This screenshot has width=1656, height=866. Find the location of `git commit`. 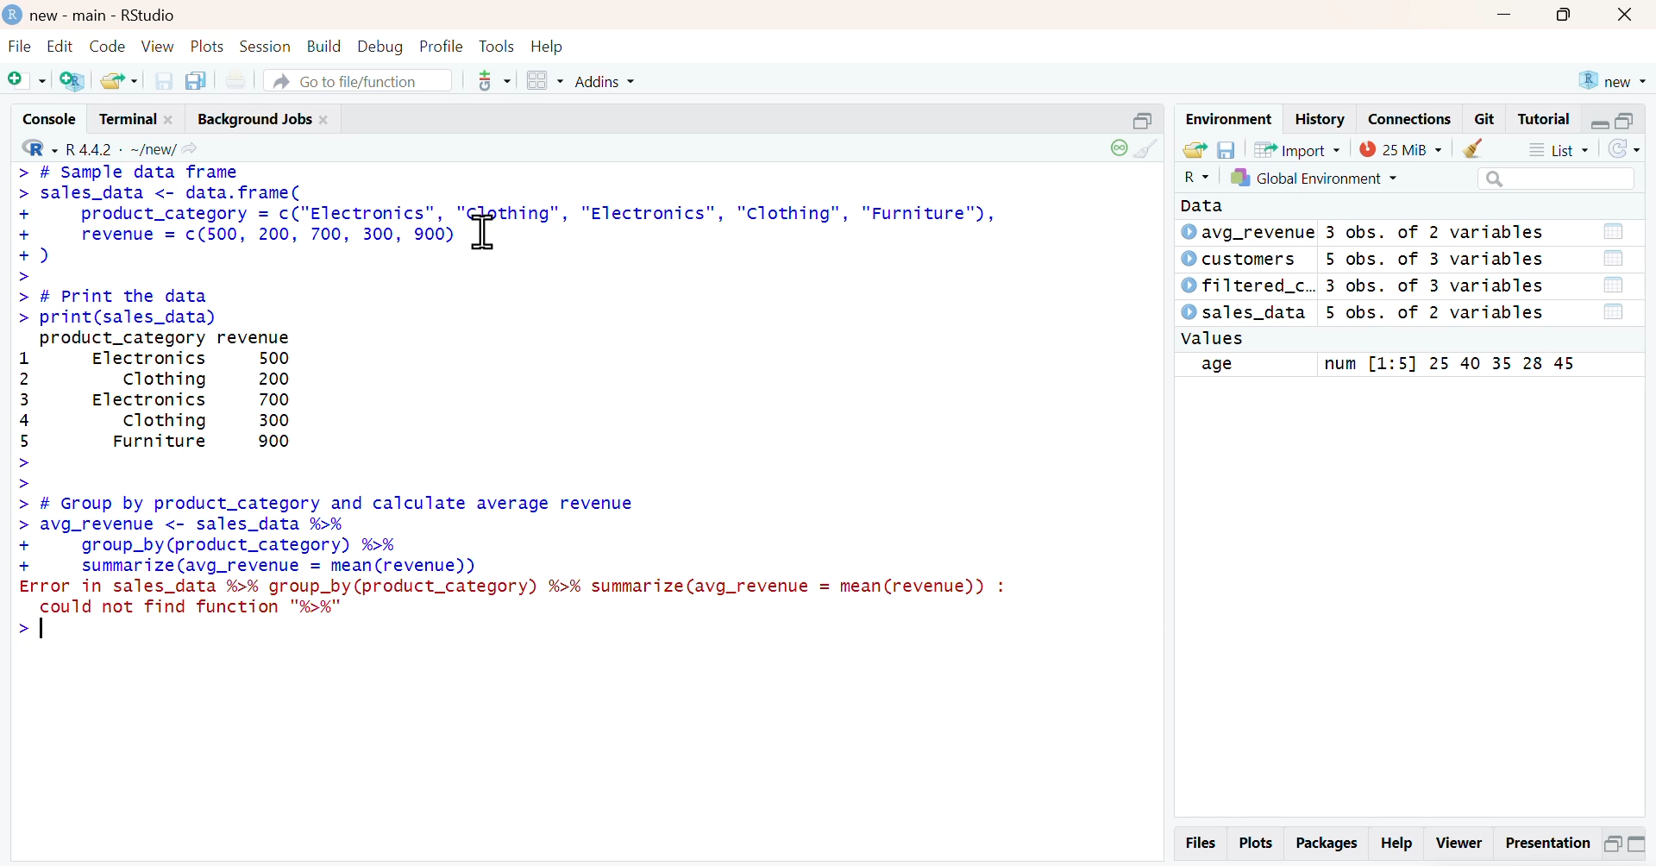

git commit is located at coordinates (488, 81).